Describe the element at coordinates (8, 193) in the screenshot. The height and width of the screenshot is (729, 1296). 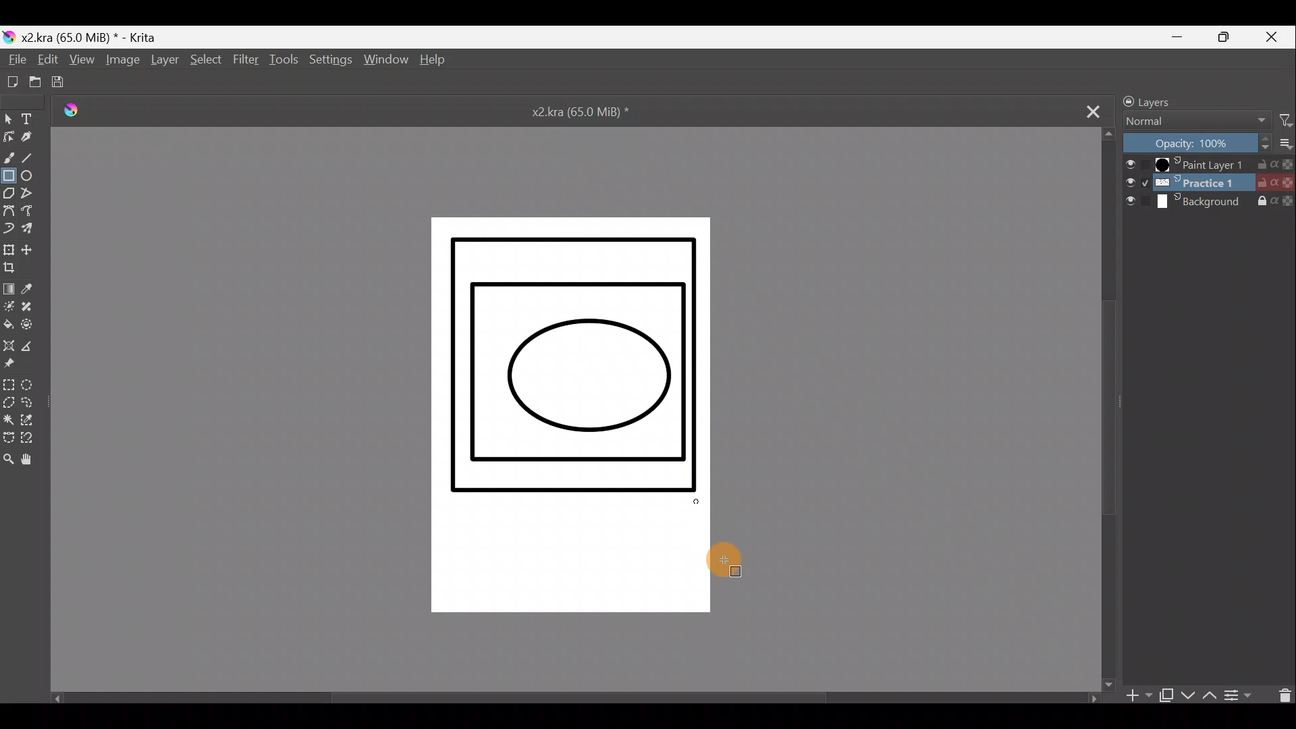
I see `Polygon tool` at that location.